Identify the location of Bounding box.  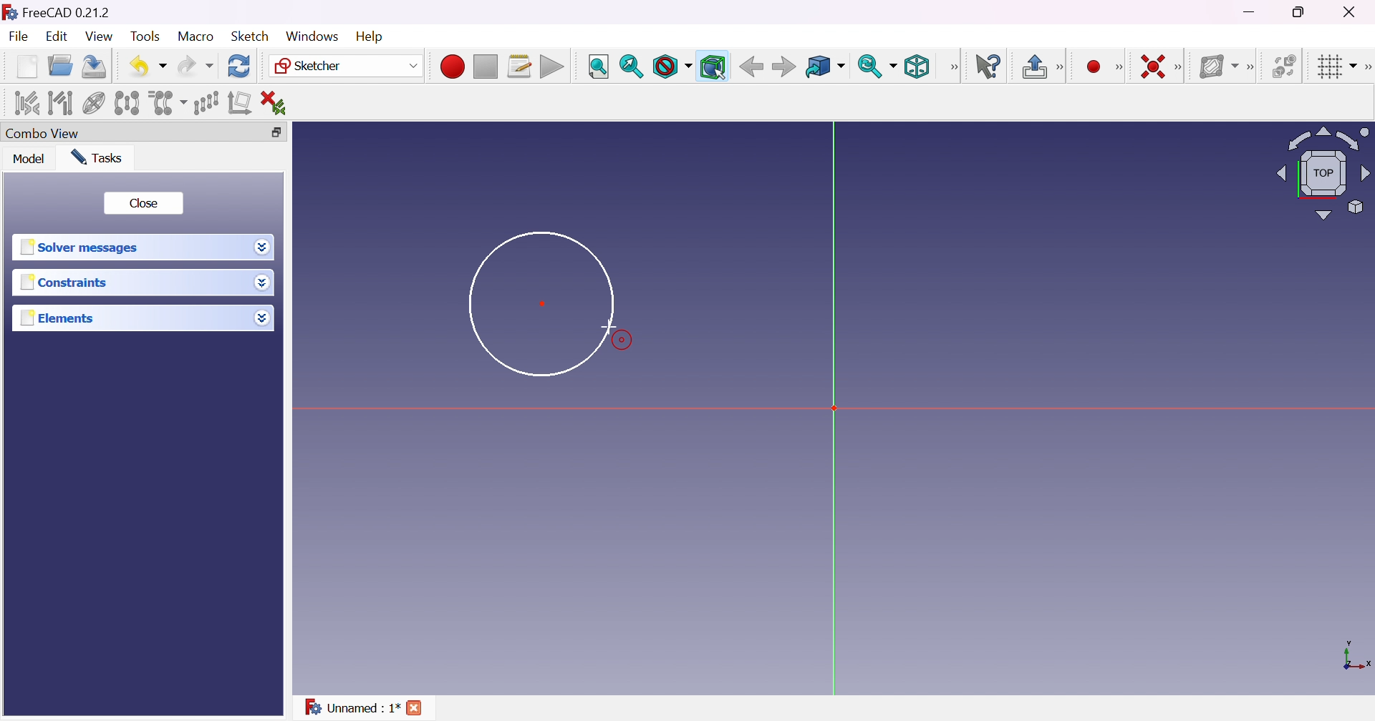
(713, 67).